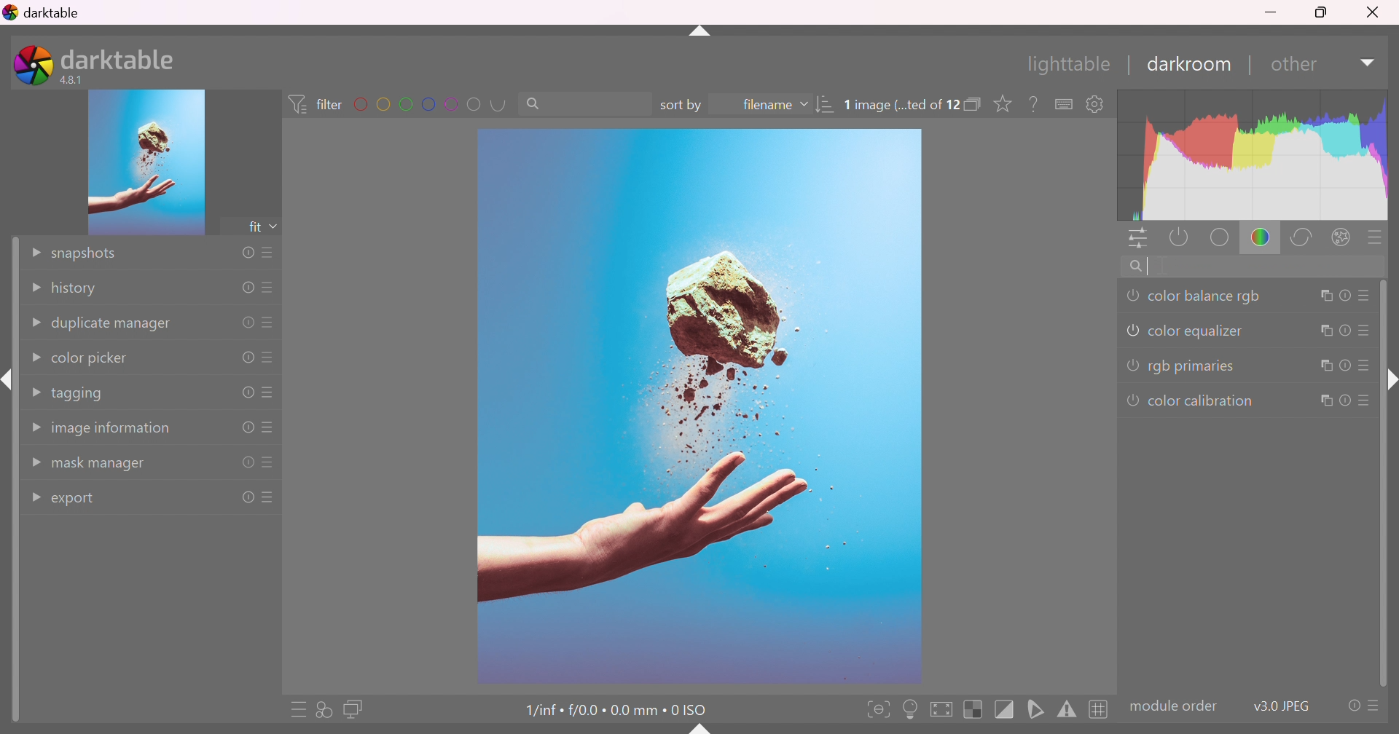 The height and width of the screenshot is (734, 1399). Describe the element at coordinates (248, 358) in the screenshot. I see `reset` at that location.